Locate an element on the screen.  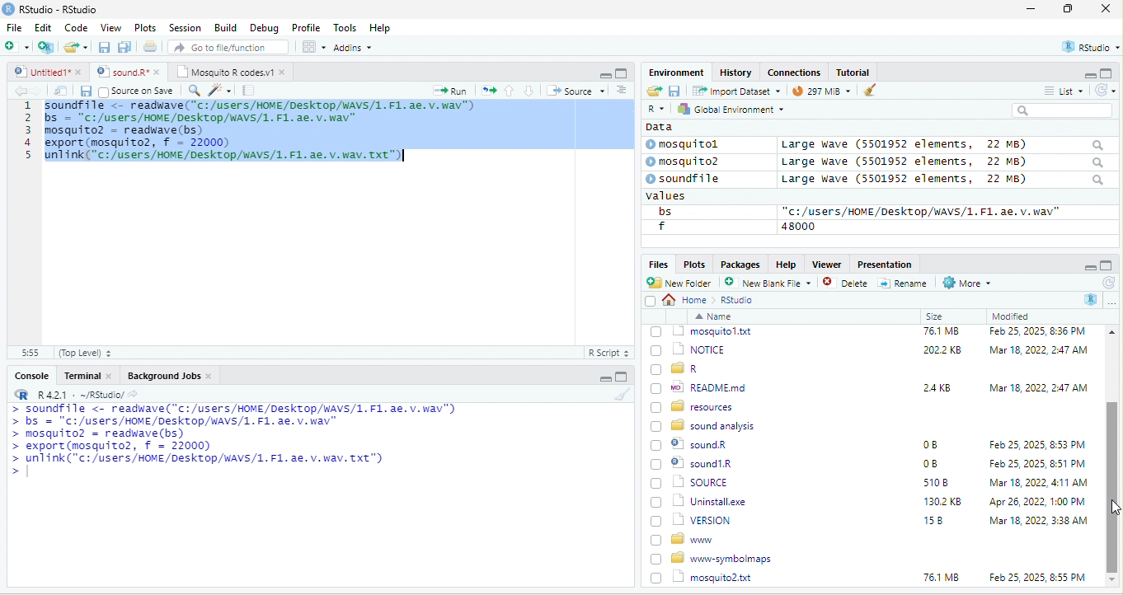
Ld bin is located at coordinates (680, 371).